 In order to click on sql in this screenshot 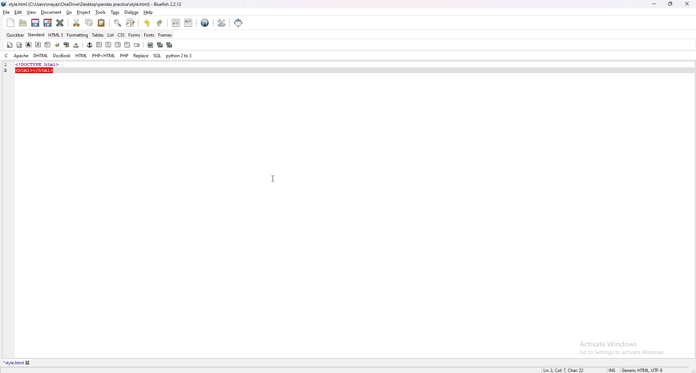, I will do `click(157, 55)`.